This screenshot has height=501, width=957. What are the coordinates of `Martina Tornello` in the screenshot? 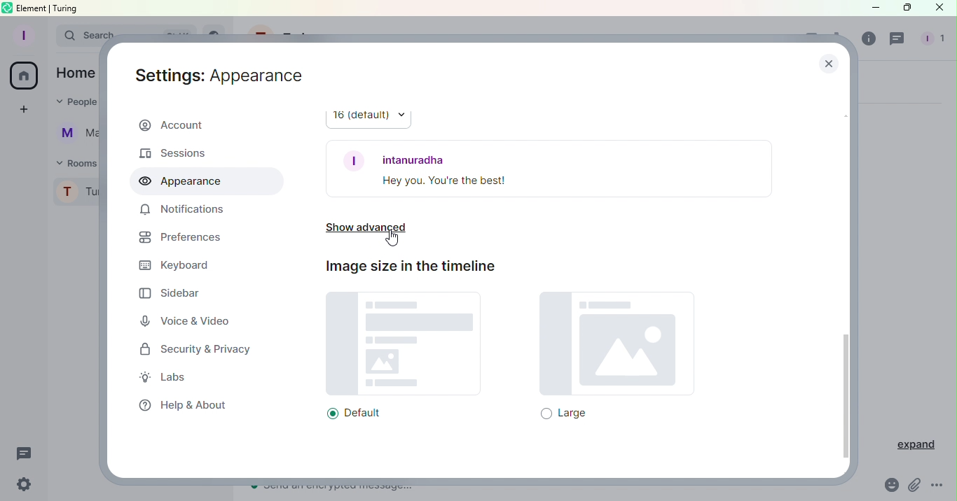 It's located at (74, 134).